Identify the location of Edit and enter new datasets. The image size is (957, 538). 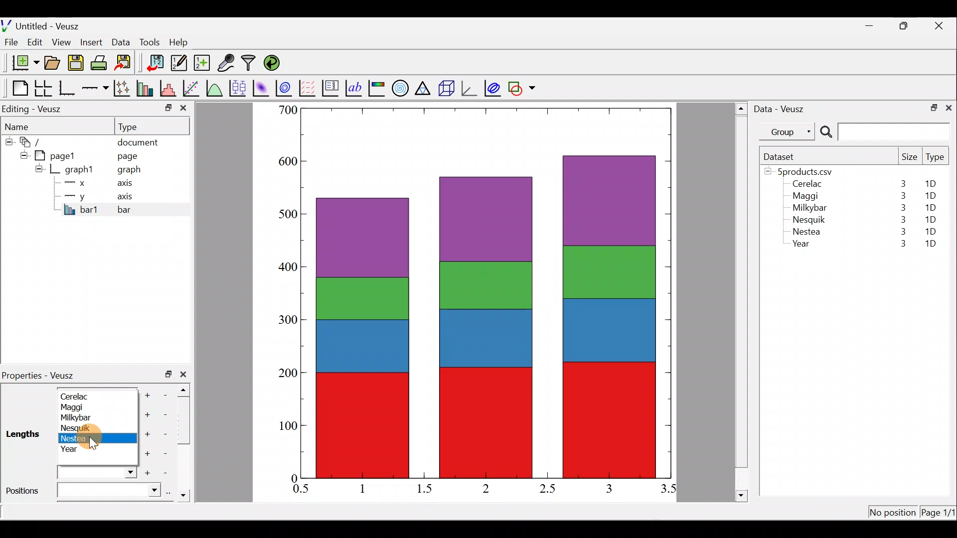
(179, 63).